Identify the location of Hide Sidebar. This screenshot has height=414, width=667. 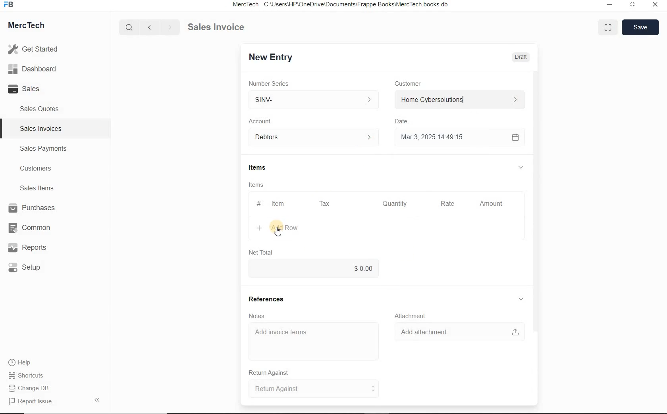
(96, 399).